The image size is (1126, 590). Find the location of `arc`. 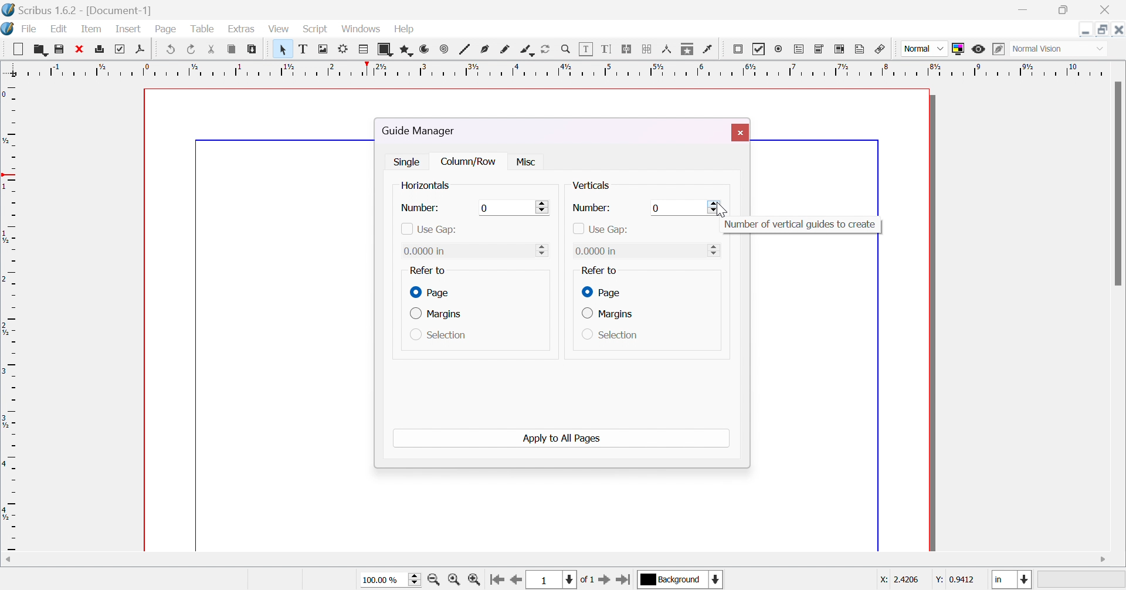

arc is located at coordinates (425, 51).